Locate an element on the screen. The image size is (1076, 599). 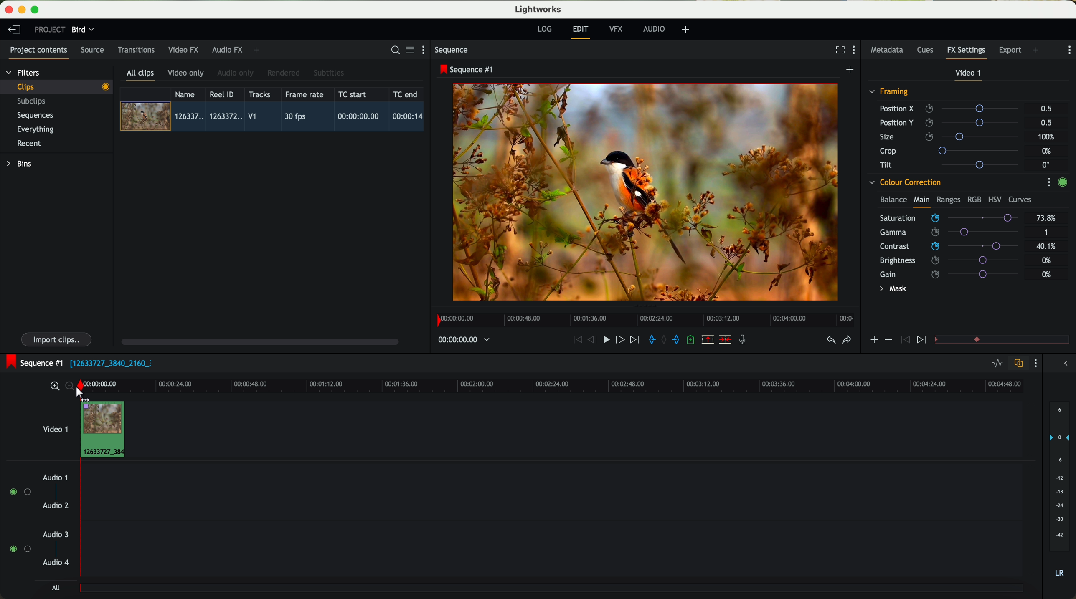
add, remove and create layouts is located at coordinates (687, 30).